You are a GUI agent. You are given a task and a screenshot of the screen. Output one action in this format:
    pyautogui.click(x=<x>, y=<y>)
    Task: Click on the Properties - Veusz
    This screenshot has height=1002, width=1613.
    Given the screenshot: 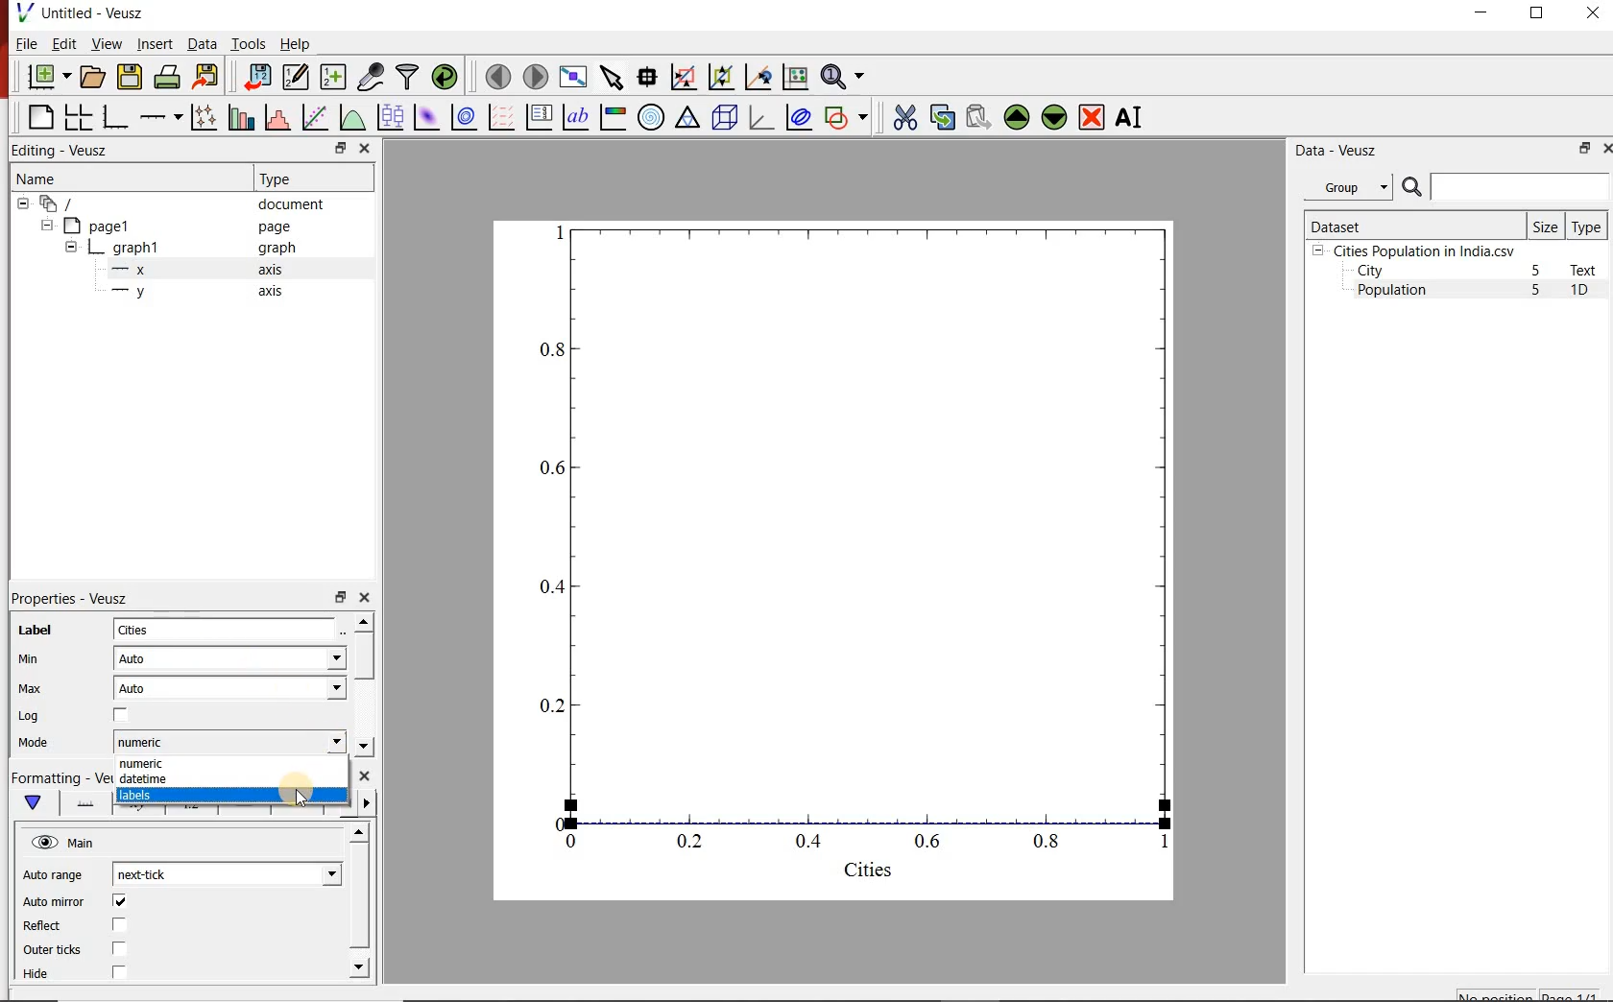 What is the action you would take?
    pyautogui.click(x=69, y=599)
    